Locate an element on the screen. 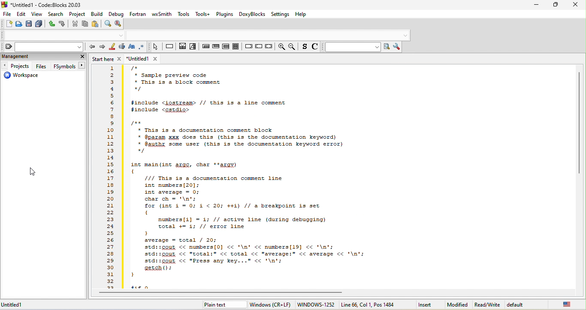 Image resolution: width=586 pixels, height=310 pixels. next is located at coordinates (102, 48).